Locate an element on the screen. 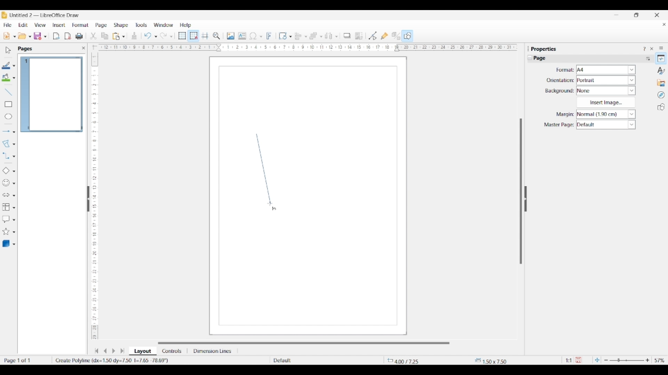 This screenshot has width=668, height=375. Basic shape options is located at coordinates (14, 171).